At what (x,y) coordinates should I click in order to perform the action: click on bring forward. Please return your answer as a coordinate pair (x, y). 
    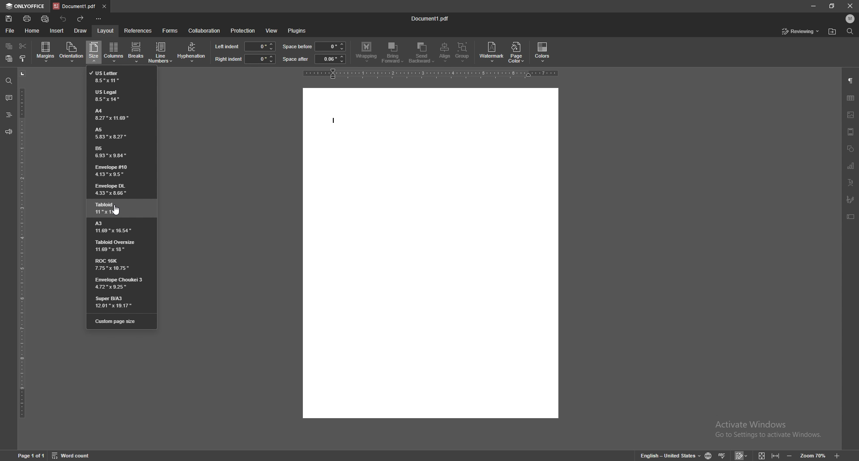
    Looking at the image, I should click on (393, 53).